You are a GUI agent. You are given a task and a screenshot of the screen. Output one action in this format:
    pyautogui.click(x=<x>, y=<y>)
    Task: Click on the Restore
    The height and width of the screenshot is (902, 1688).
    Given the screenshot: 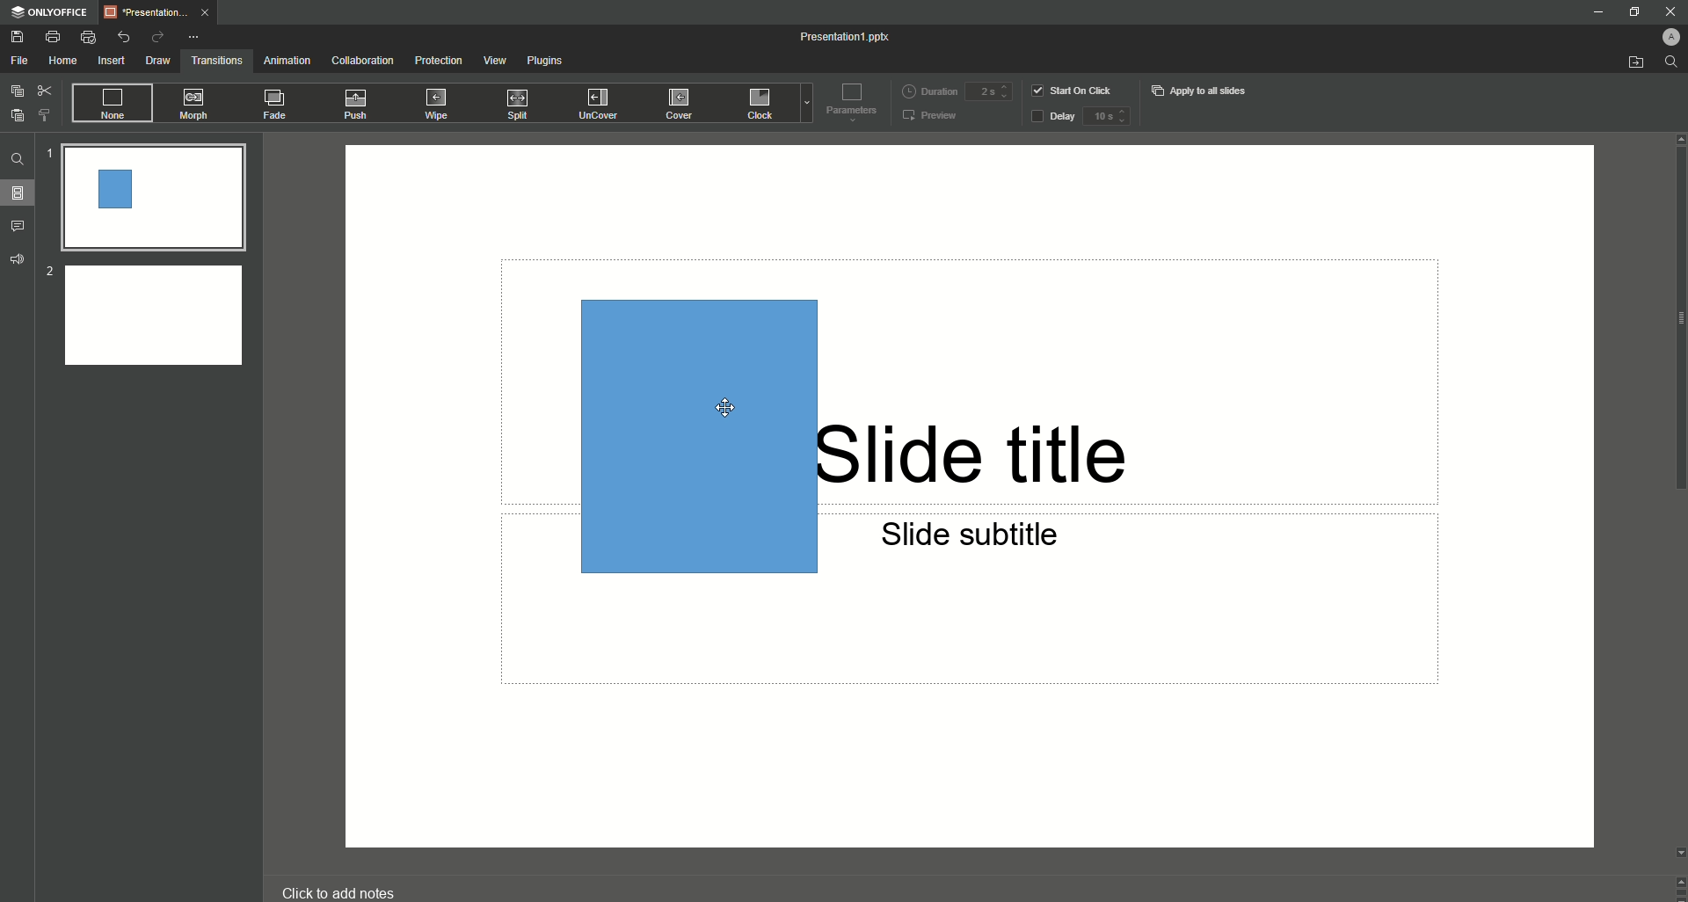 What is the action you would take?
    pyautogui.click(x=1630, y=11)
    